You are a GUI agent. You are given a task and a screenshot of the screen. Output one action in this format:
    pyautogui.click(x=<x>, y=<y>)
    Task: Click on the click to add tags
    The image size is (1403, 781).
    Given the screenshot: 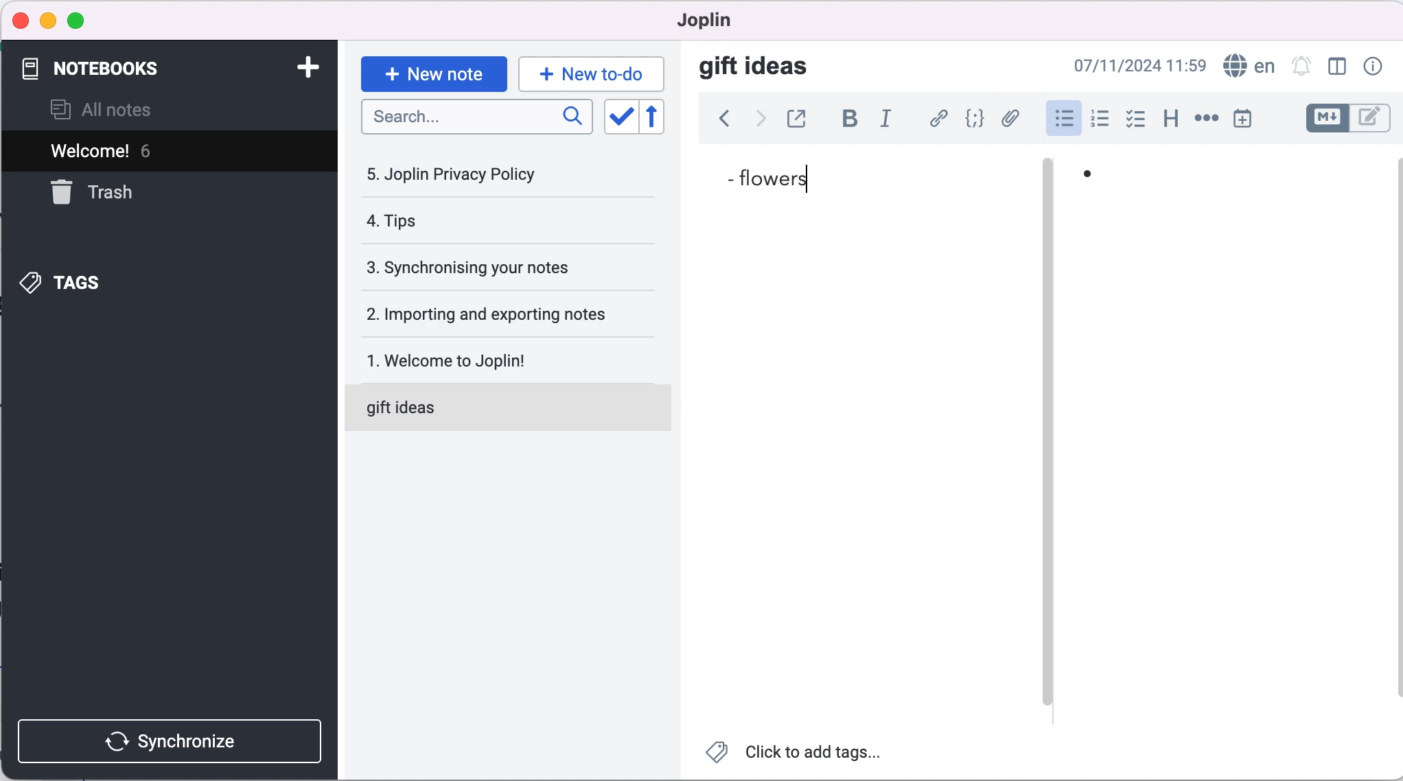 What is the action you would take?
    pyautogui.click(x=803, y=753)
    